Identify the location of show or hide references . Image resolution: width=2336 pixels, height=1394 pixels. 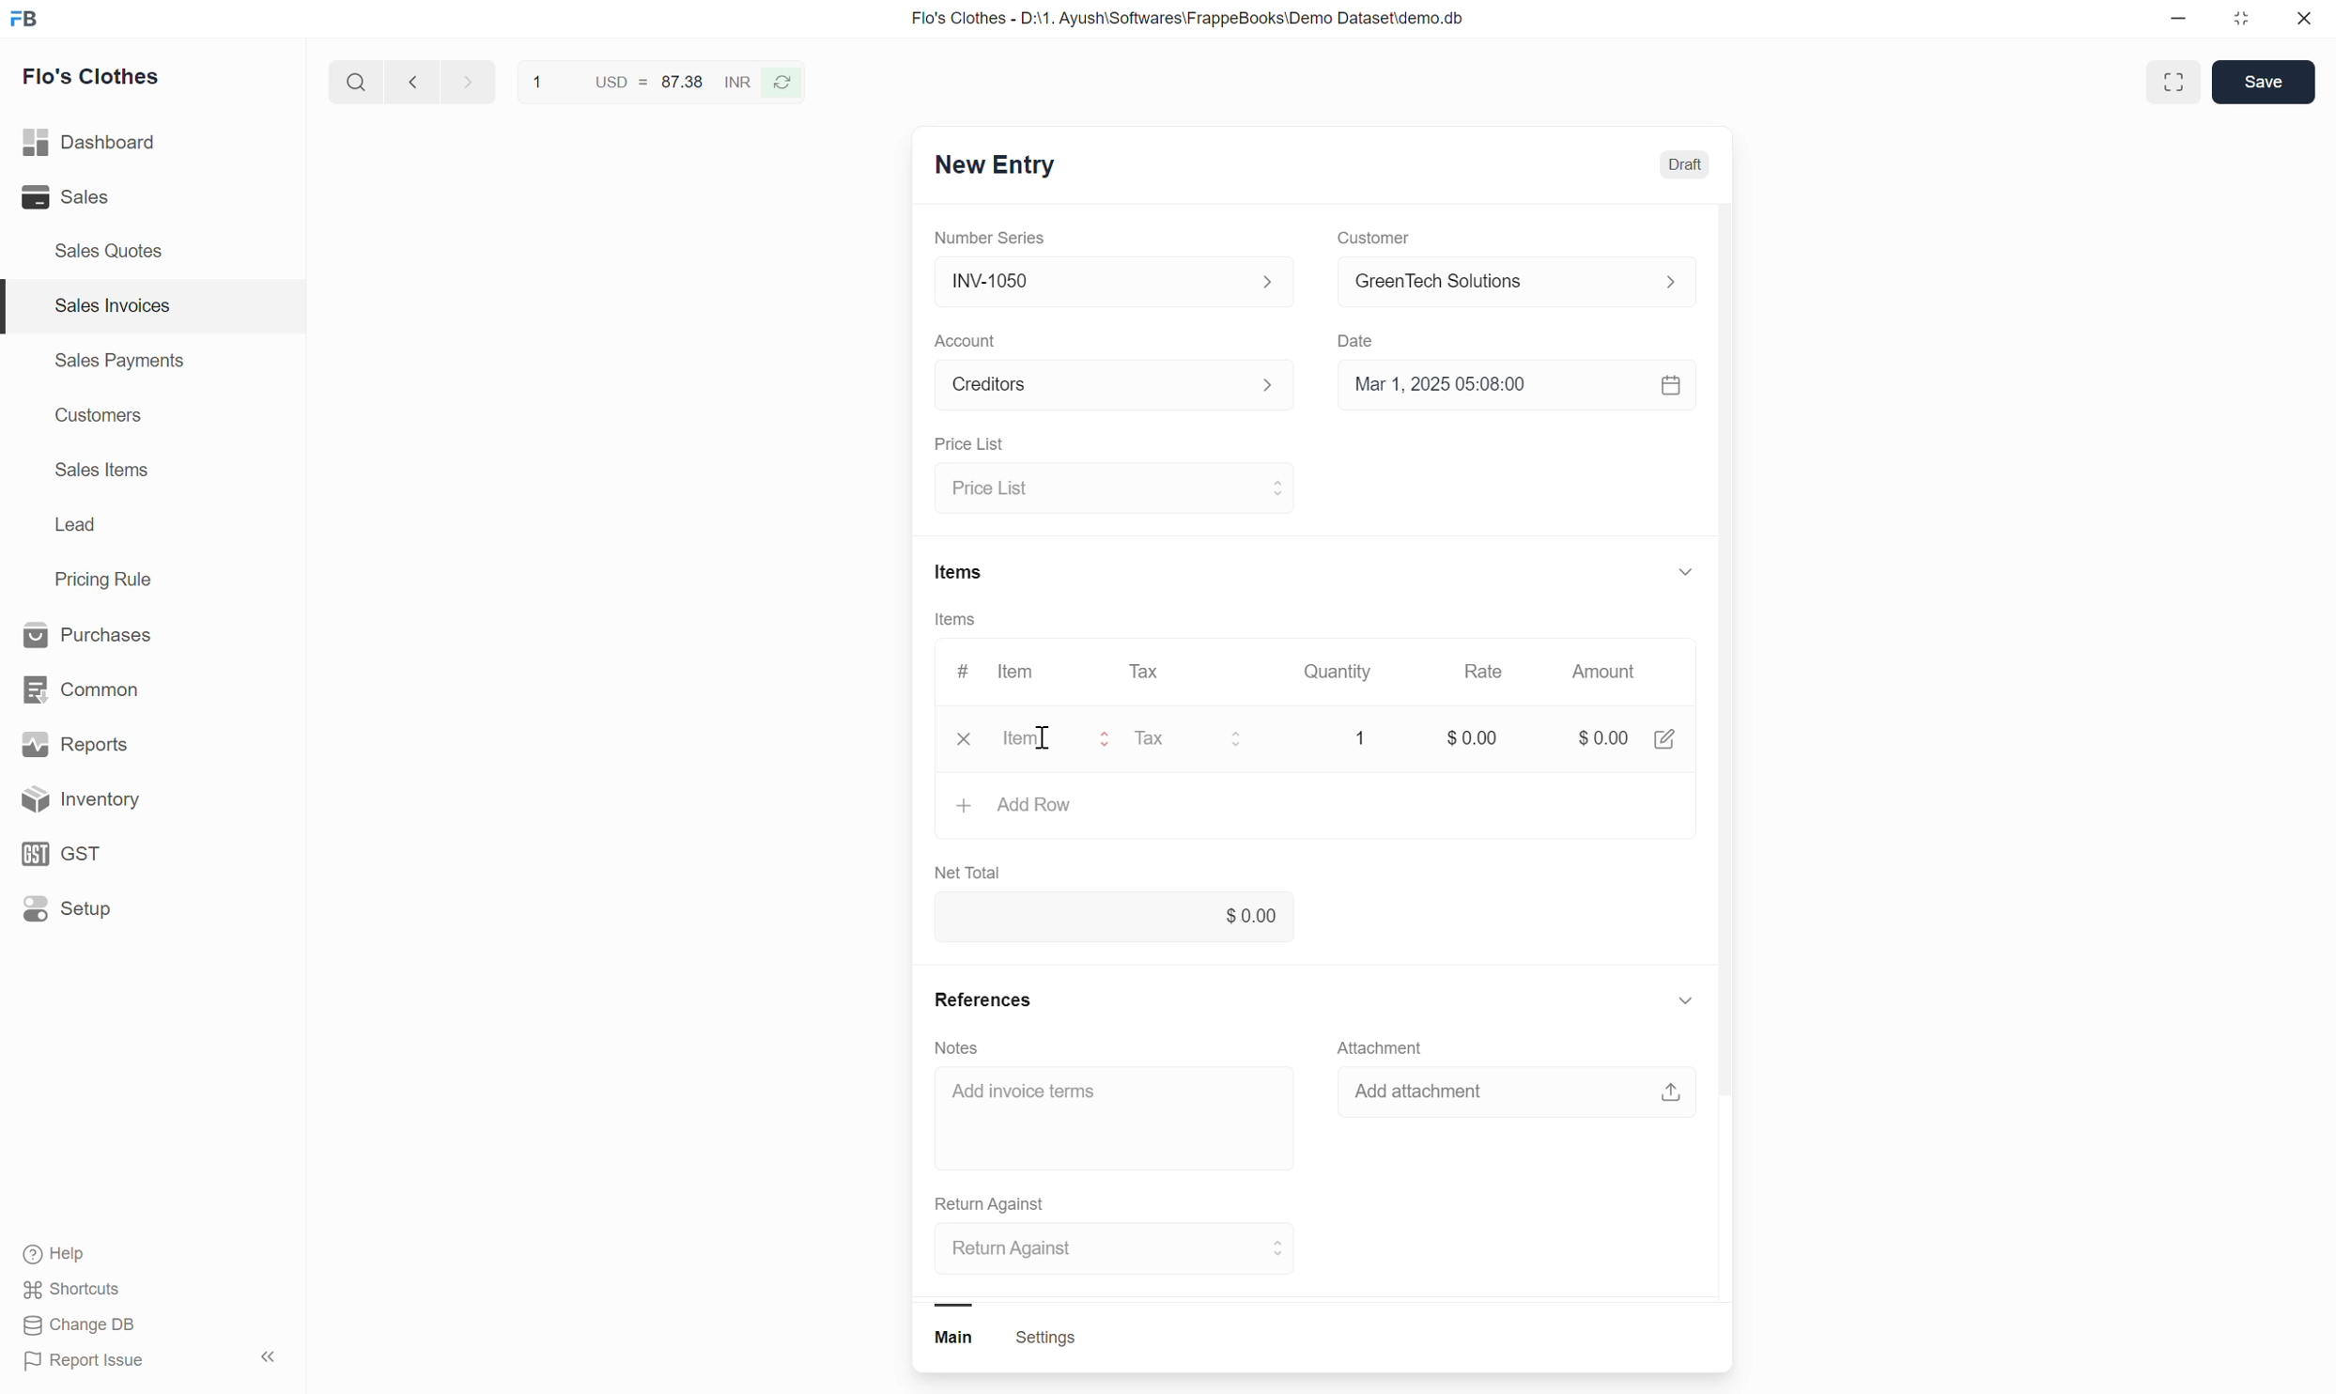
(1687, 1005).